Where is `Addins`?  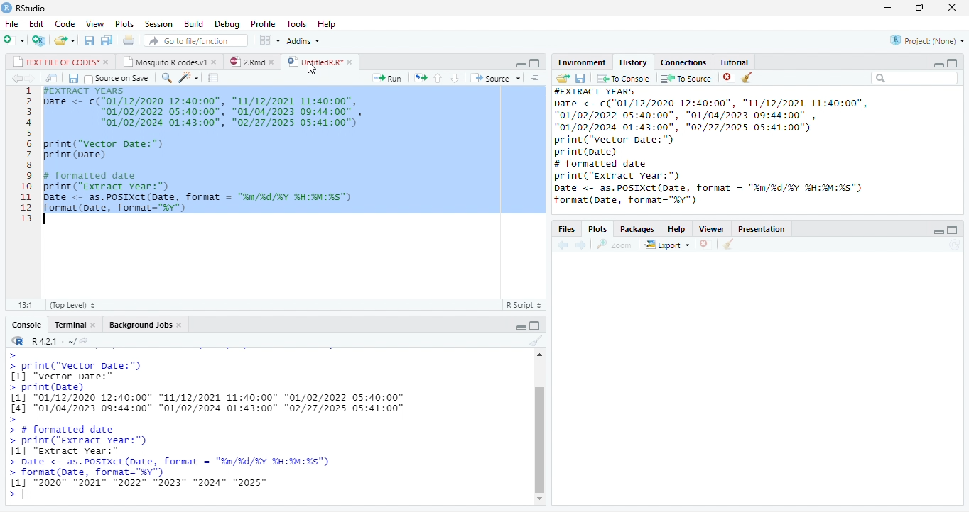 Addins is located at coordinates (304, 40).